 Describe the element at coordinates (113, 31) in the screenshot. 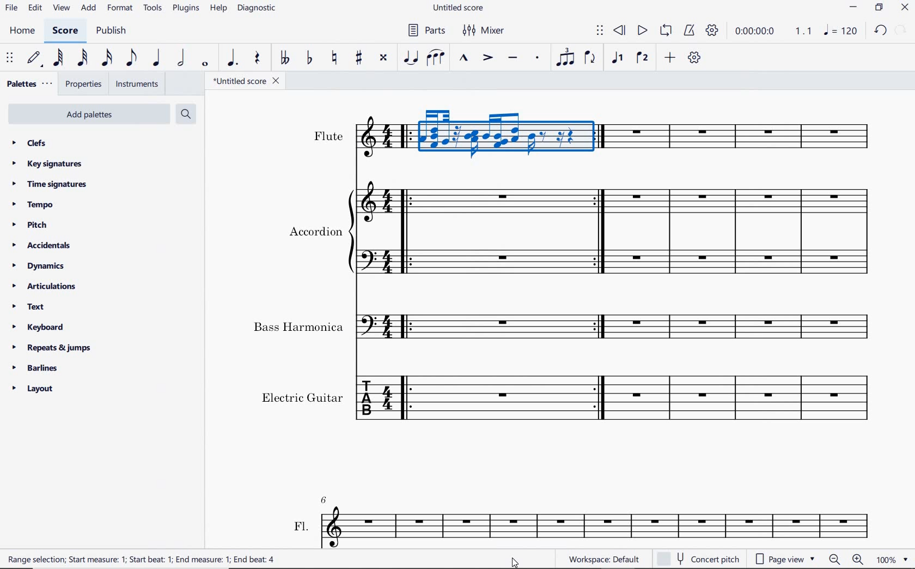

I see `publish` at that location.